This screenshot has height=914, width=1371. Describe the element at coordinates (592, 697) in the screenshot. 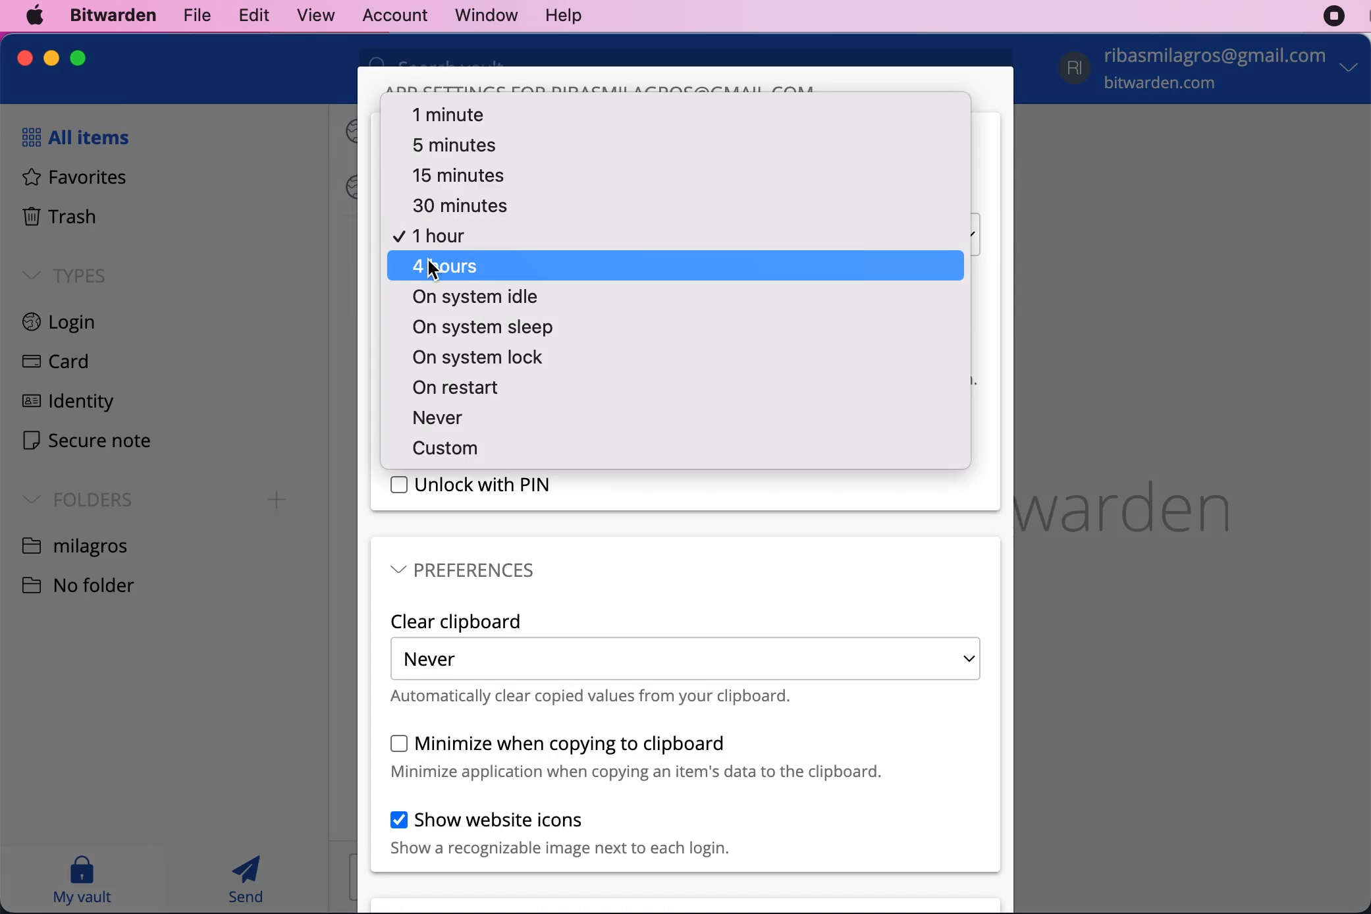

I see `automatically clear copied values from your clipboard` at that location.